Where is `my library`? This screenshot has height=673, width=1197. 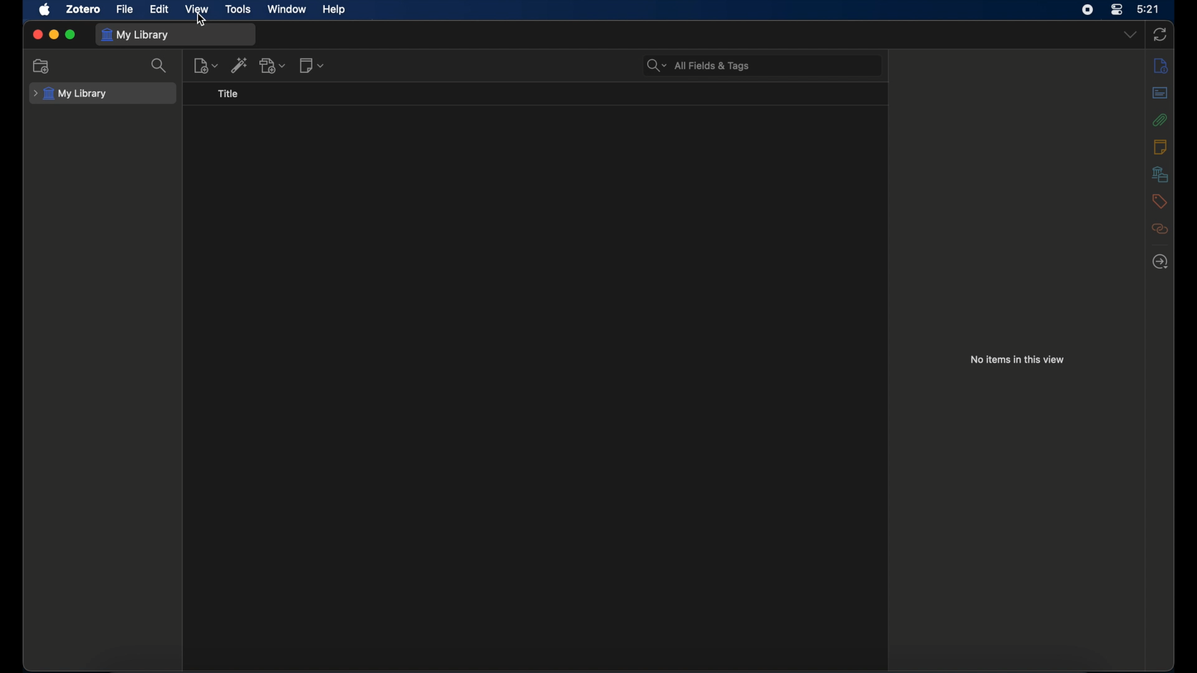 my library is located at coordinates (70, 94).